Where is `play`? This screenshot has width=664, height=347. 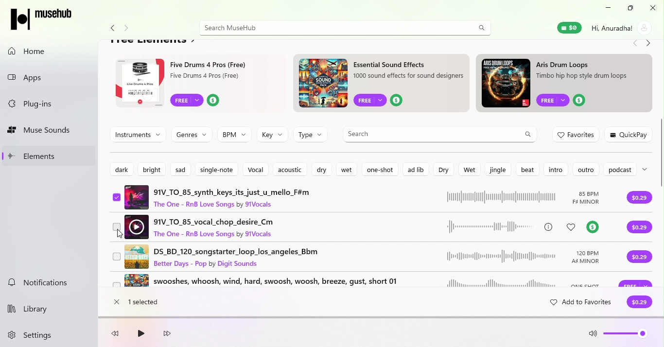
play is located at coordinates (140, 334).